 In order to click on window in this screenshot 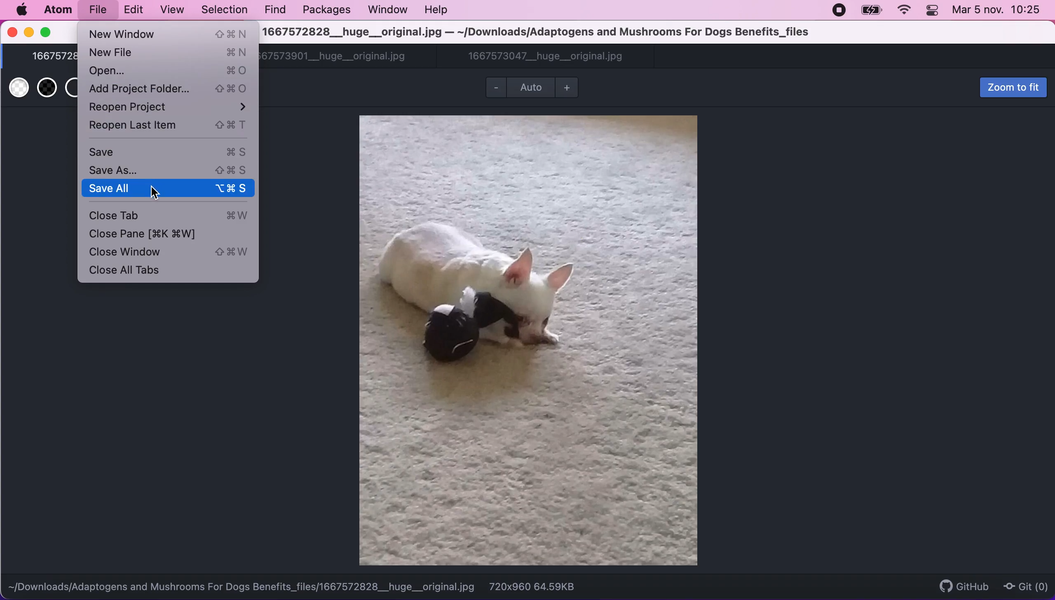, I will do `click(387, 10)`.